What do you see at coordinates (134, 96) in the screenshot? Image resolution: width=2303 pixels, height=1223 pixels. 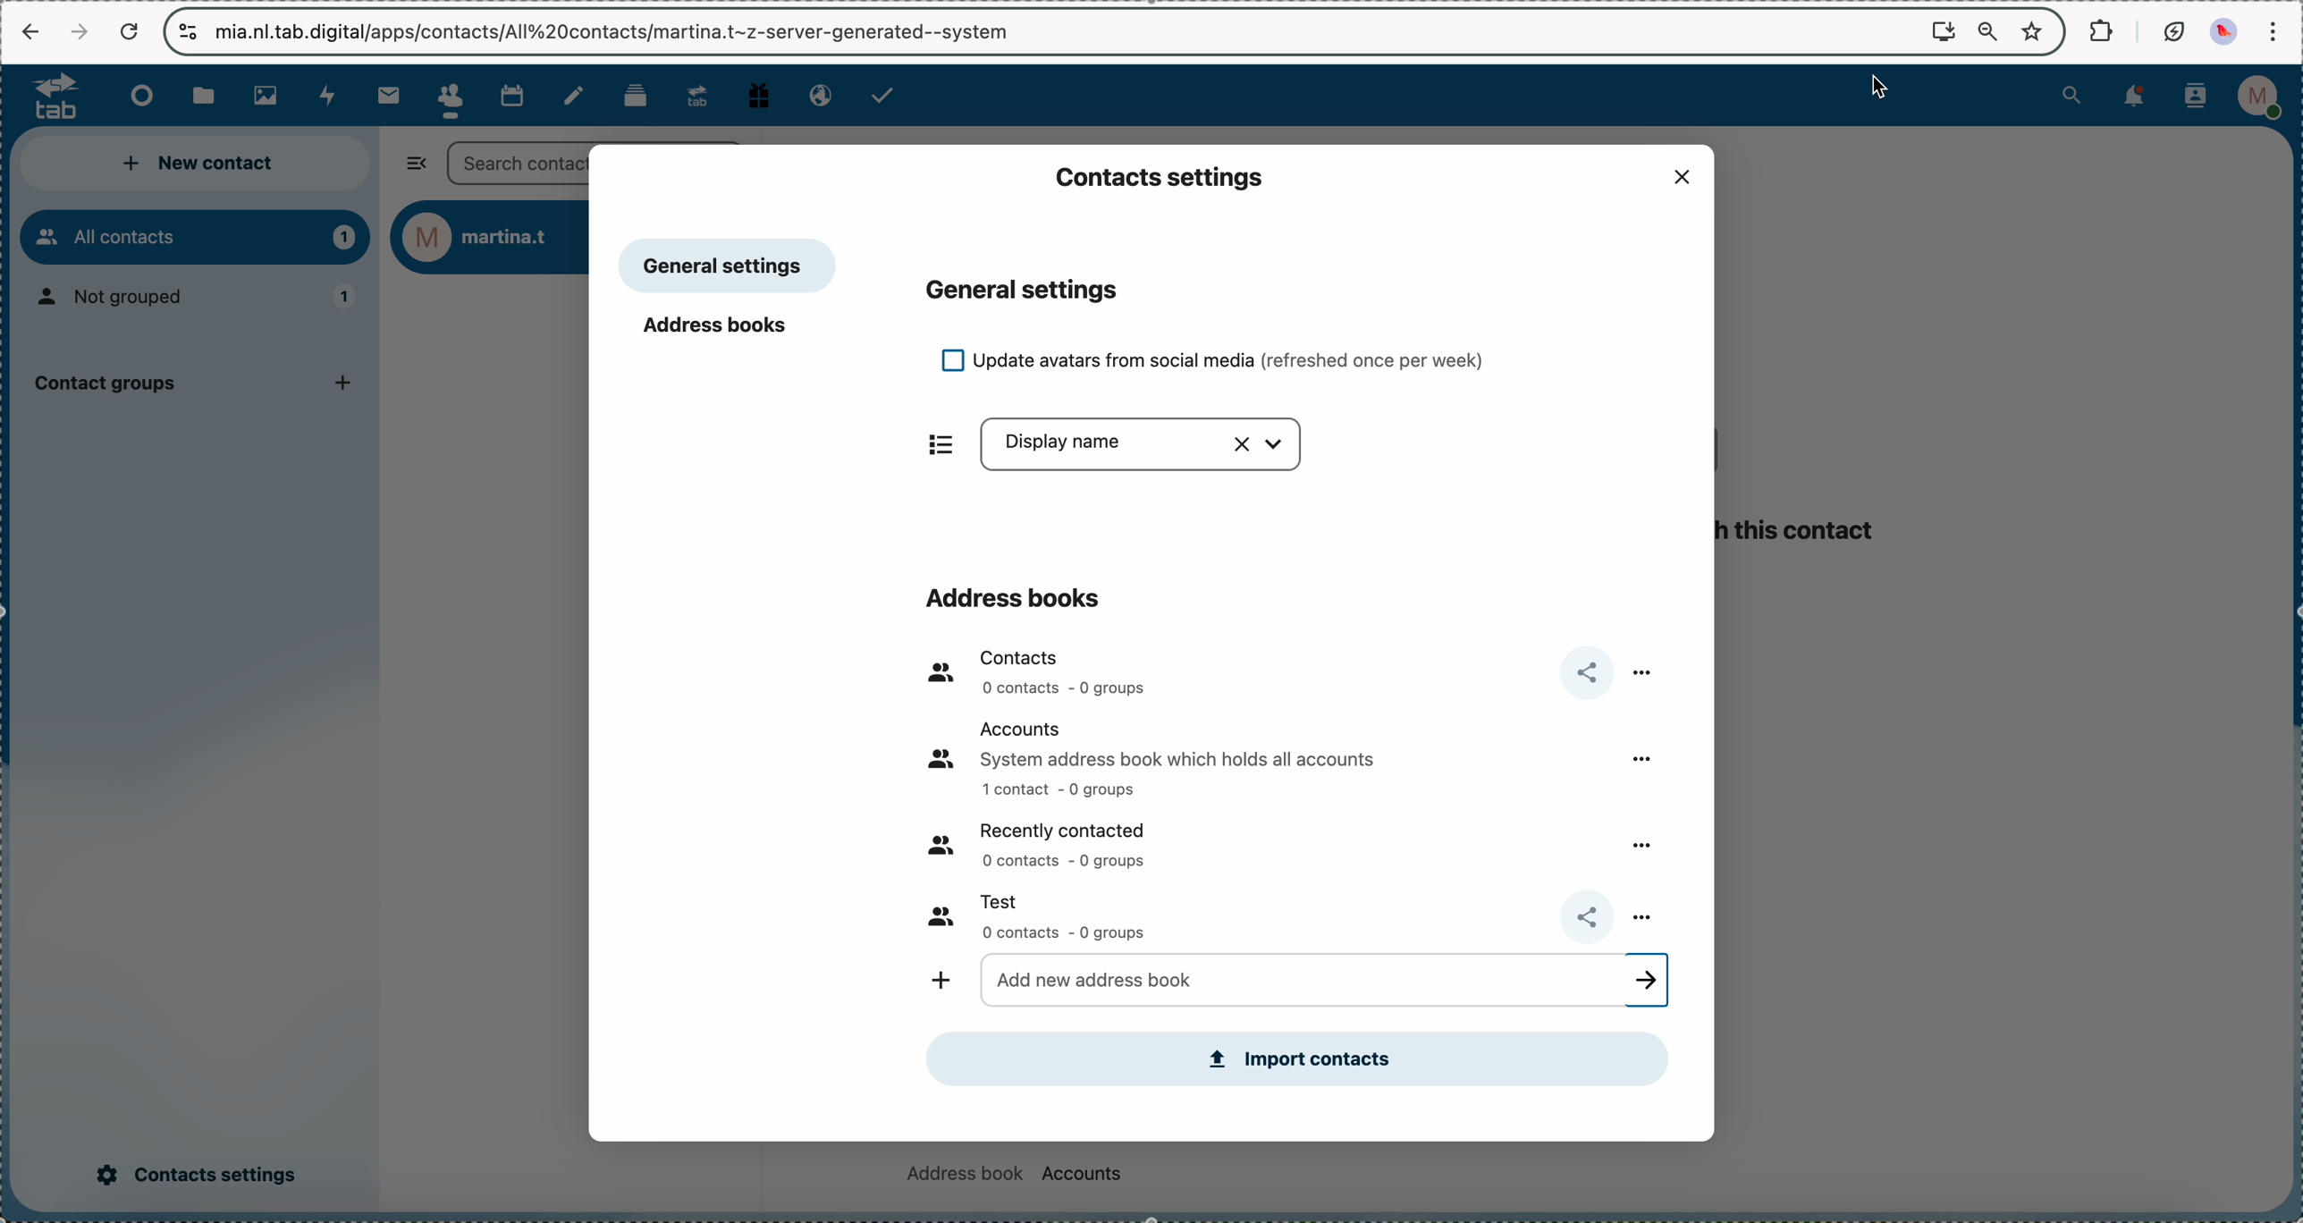 I see `dashboard` at bounding box center [134, 96].